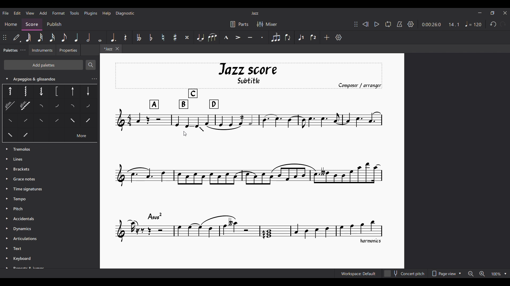  I want to click on Arpeggios & glissandos, so click(44, 79).